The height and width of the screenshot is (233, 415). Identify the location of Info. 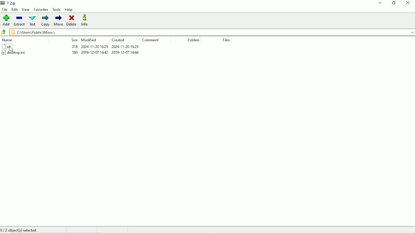
(86, 20).